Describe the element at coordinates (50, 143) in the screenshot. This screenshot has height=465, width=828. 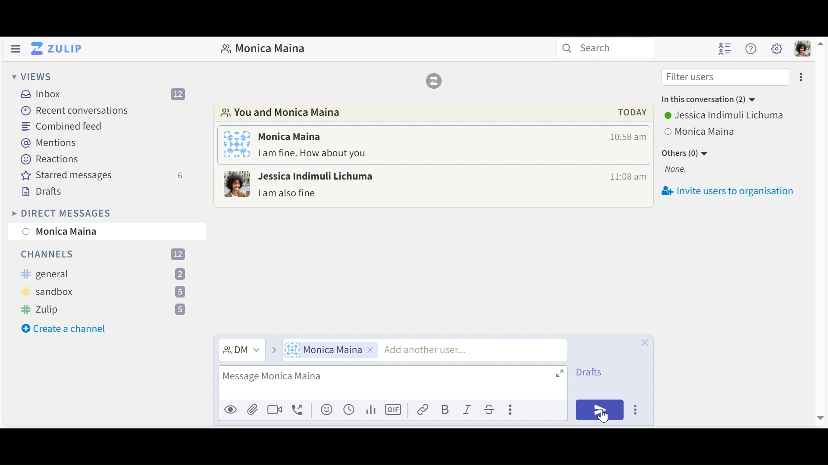
I see `Mentions` at that location.